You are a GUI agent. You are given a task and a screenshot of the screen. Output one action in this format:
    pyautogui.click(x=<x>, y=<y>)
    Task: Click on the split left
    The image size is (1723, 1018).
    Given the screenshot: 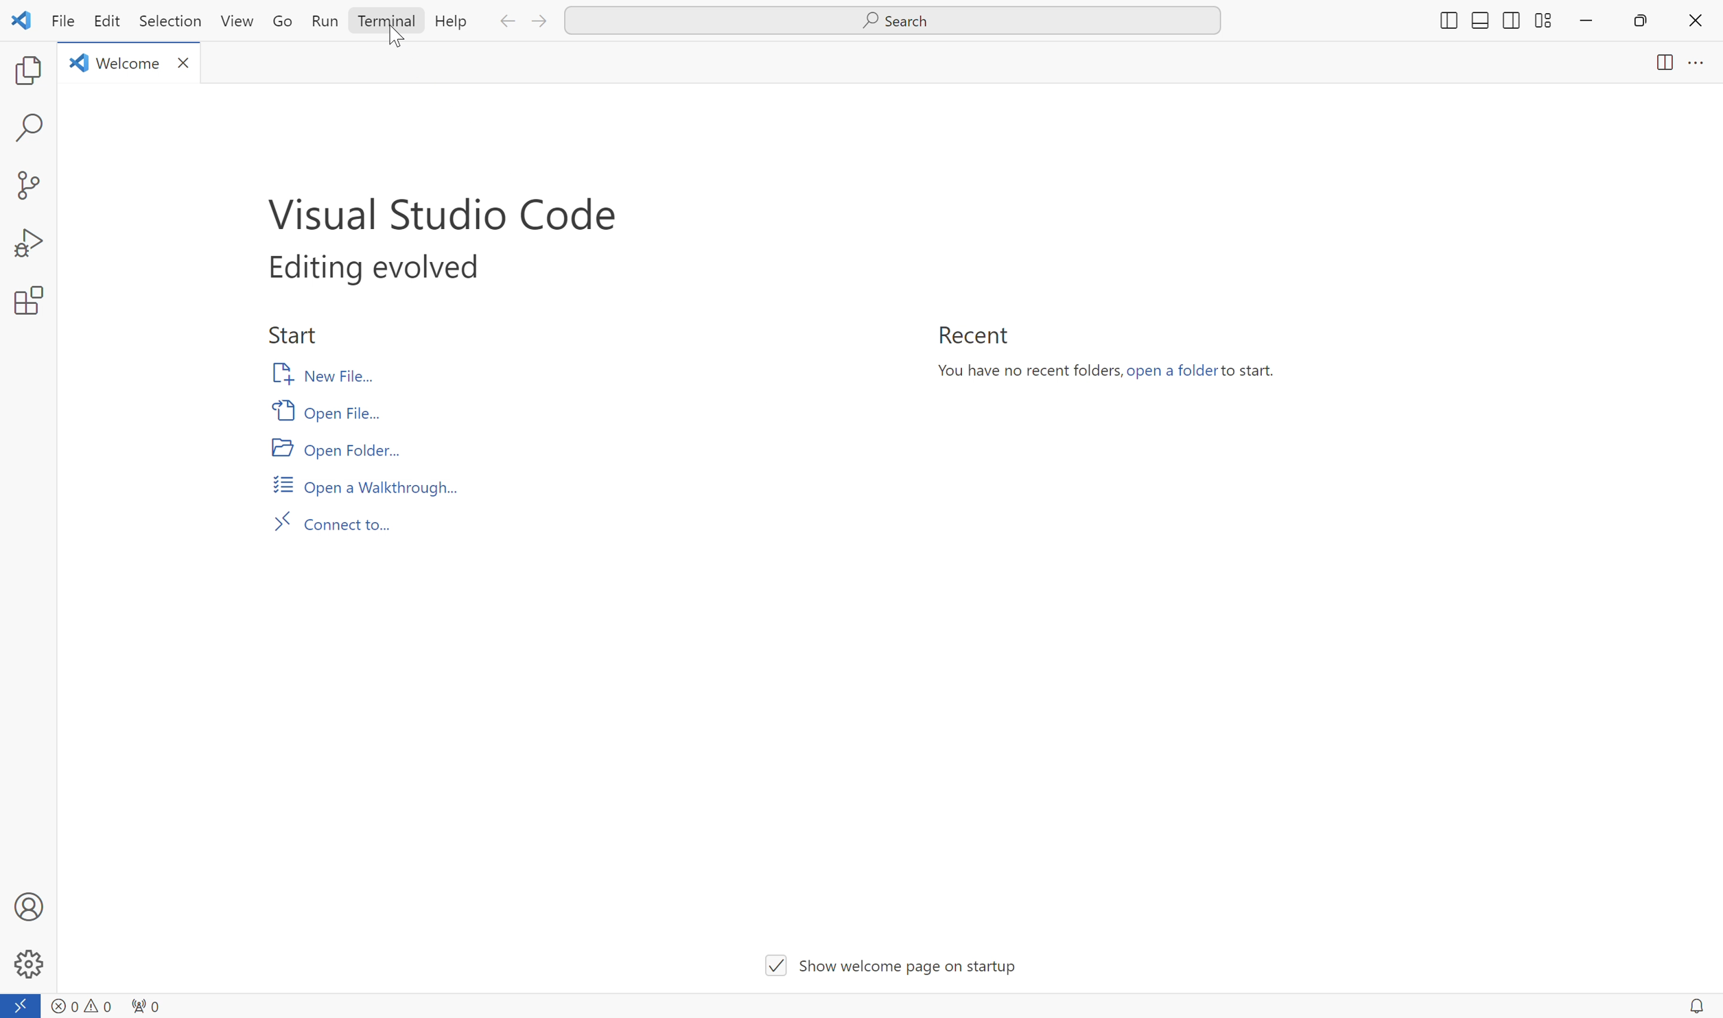 What is the action you would take?
    pyautogui.click(x=1509, y=19)
    